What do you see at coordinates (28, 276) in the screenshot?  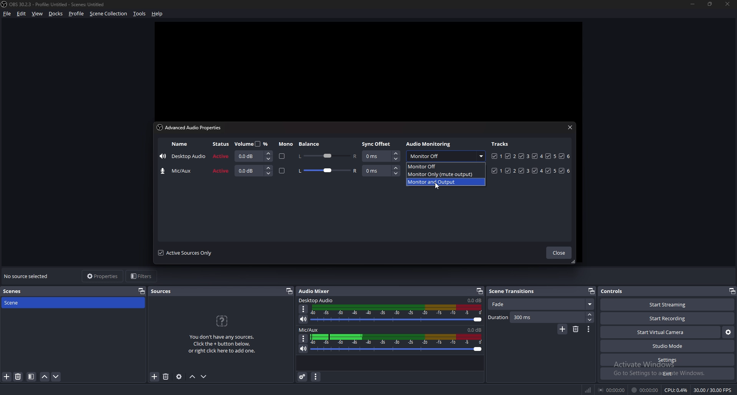 I see `no souce selected` at bounding box center [28, 276].